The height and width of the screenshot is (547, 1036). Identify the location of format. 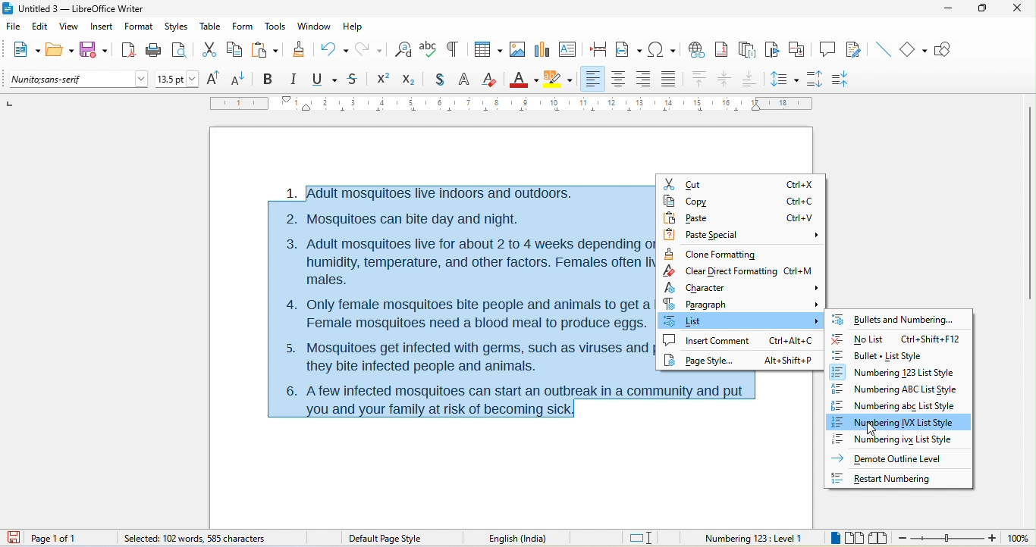
(140, 27).